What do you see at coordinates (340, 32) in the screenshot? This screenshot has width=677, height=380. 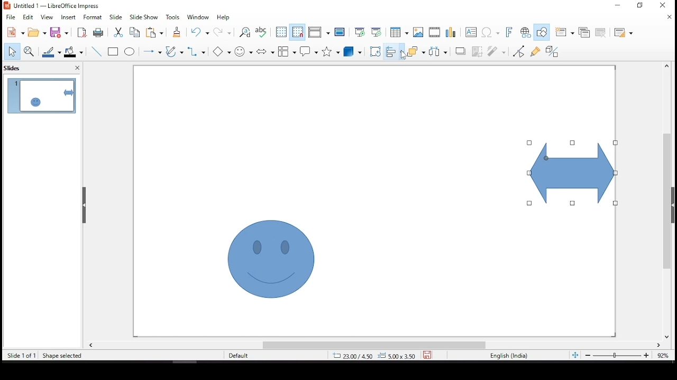 I see `master slide` at bounding box center [340, 32].